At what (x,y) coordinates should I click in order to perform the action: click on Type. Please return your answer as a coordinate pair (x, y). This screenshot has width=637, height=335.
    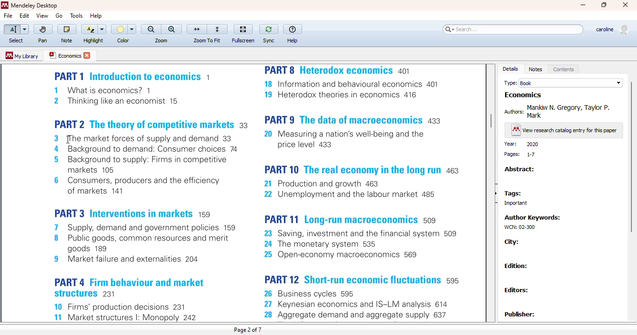
    Looking at the image, I should click on (509, 82).